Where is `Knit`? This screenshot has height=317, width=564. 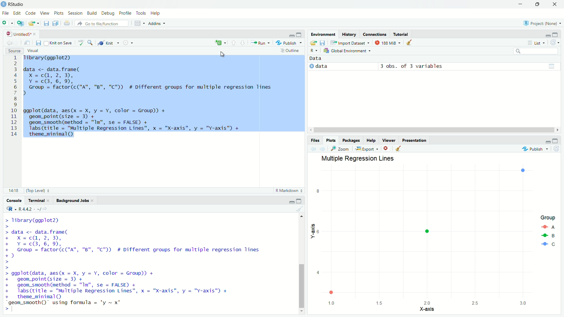 Knit is located at coordinates (109, 43).